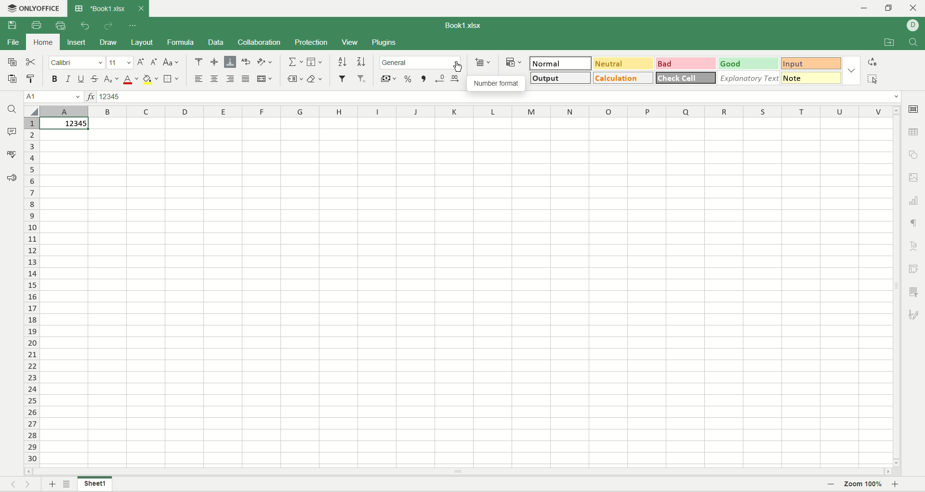 The image size is (925, 492). Describe the element at coordinates (77, 44) in the screenshot. I see `insert ` at that location.